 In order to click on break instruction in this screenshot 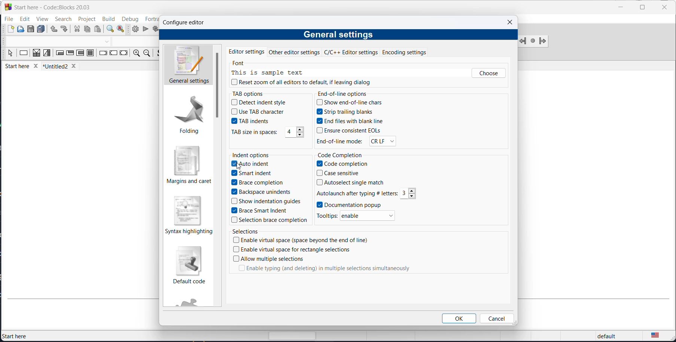, I will do `click(103, 54)`.